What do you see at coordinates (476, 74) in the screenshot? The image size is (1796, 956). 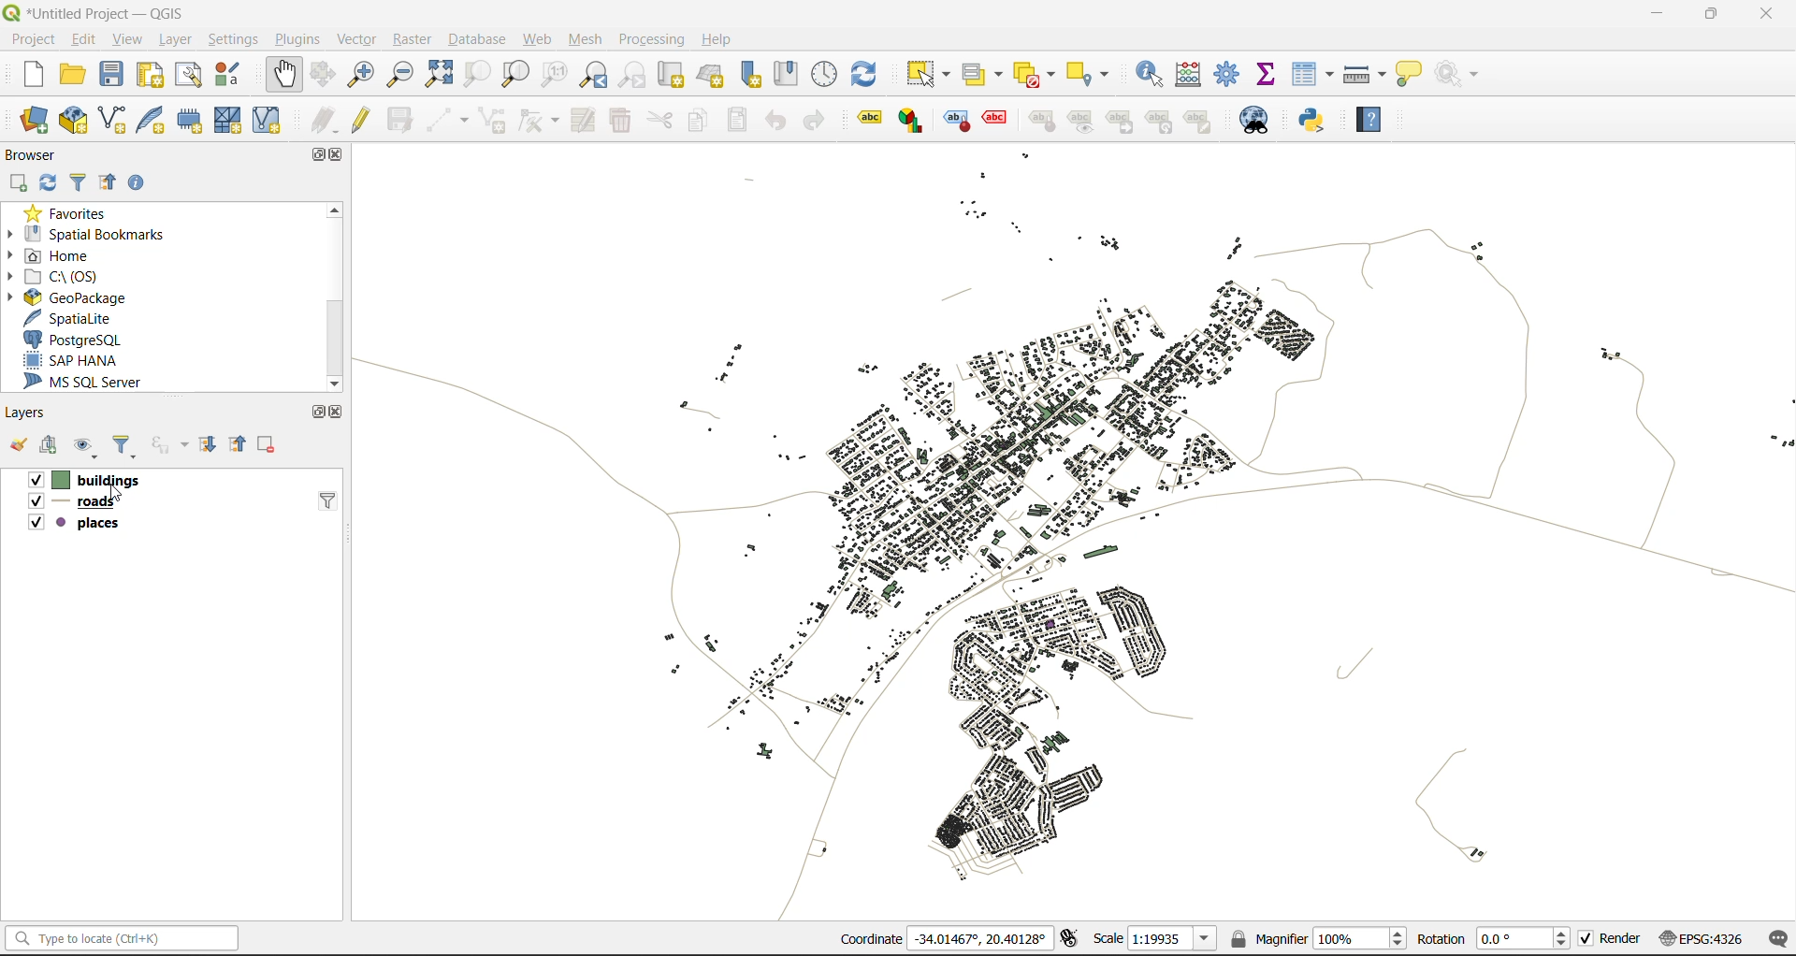 I see `zoom selection` at bounding box center [476, 74].